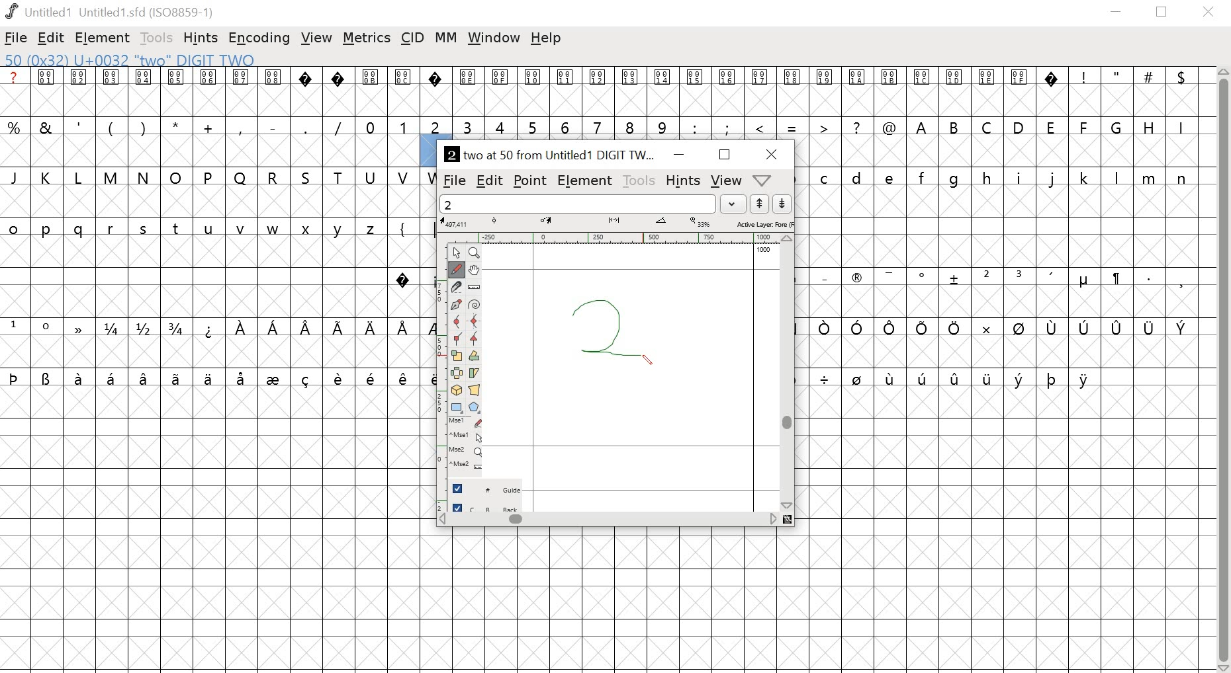 This screenshot has height=673, width=1231. I want to click on 50 (0x32) U+0032 "two" DIGIT TWO, so click(133, 60).